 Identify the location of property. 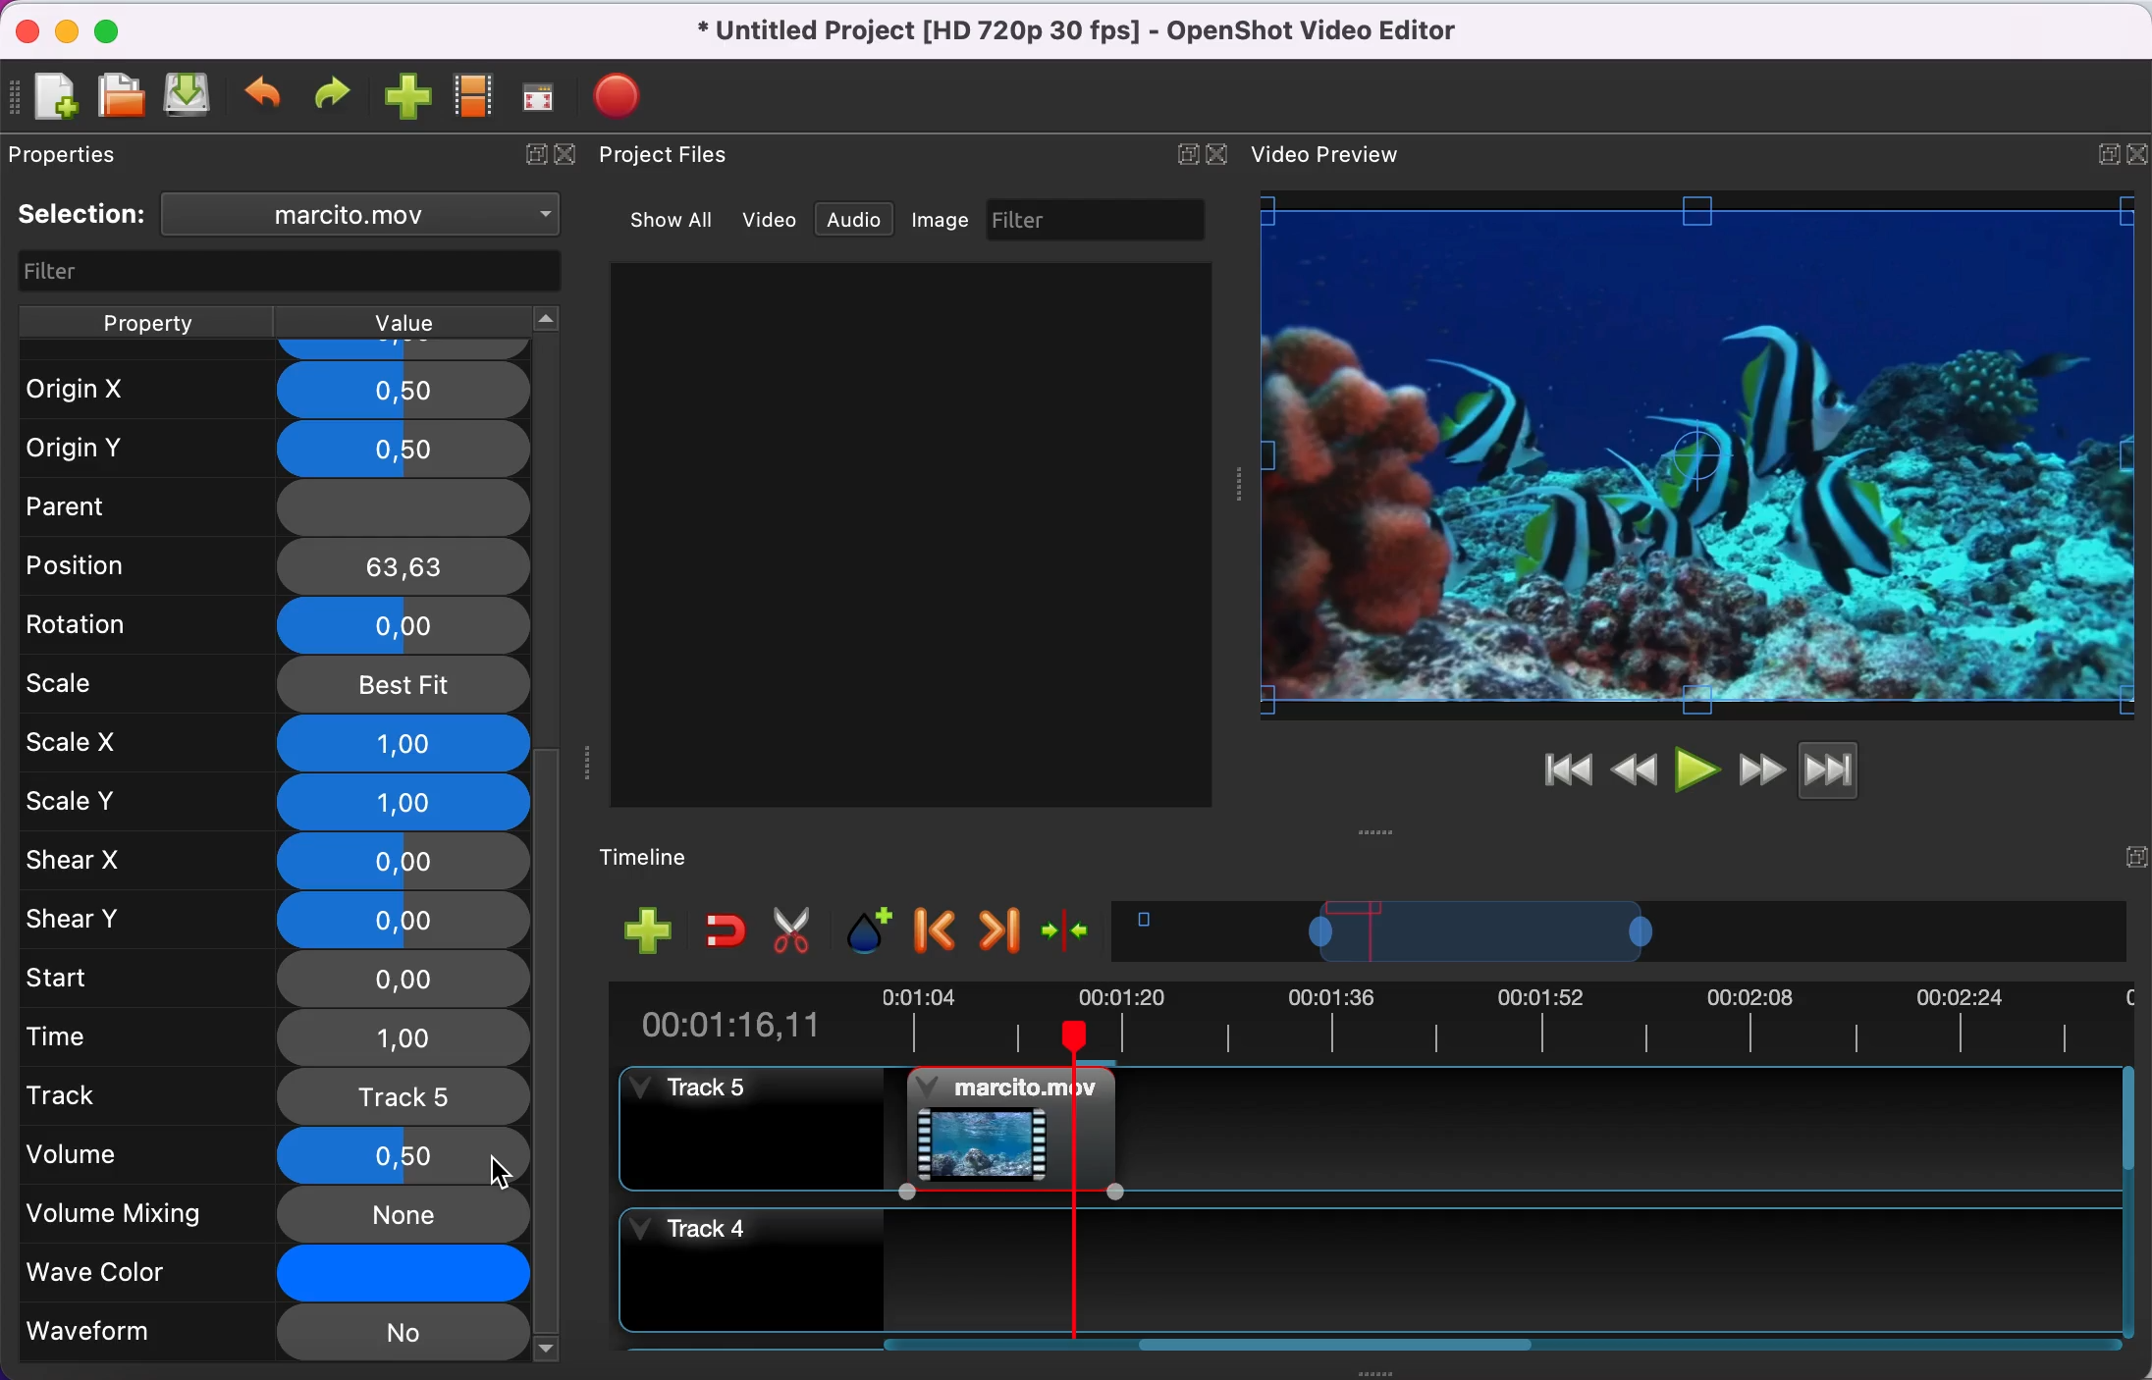
(148, 320).